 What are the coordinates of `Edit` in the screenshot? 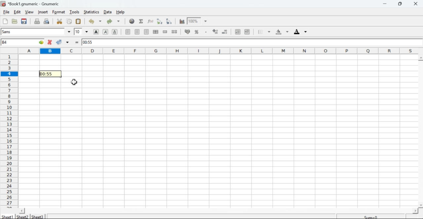 It's located at (18, 12).